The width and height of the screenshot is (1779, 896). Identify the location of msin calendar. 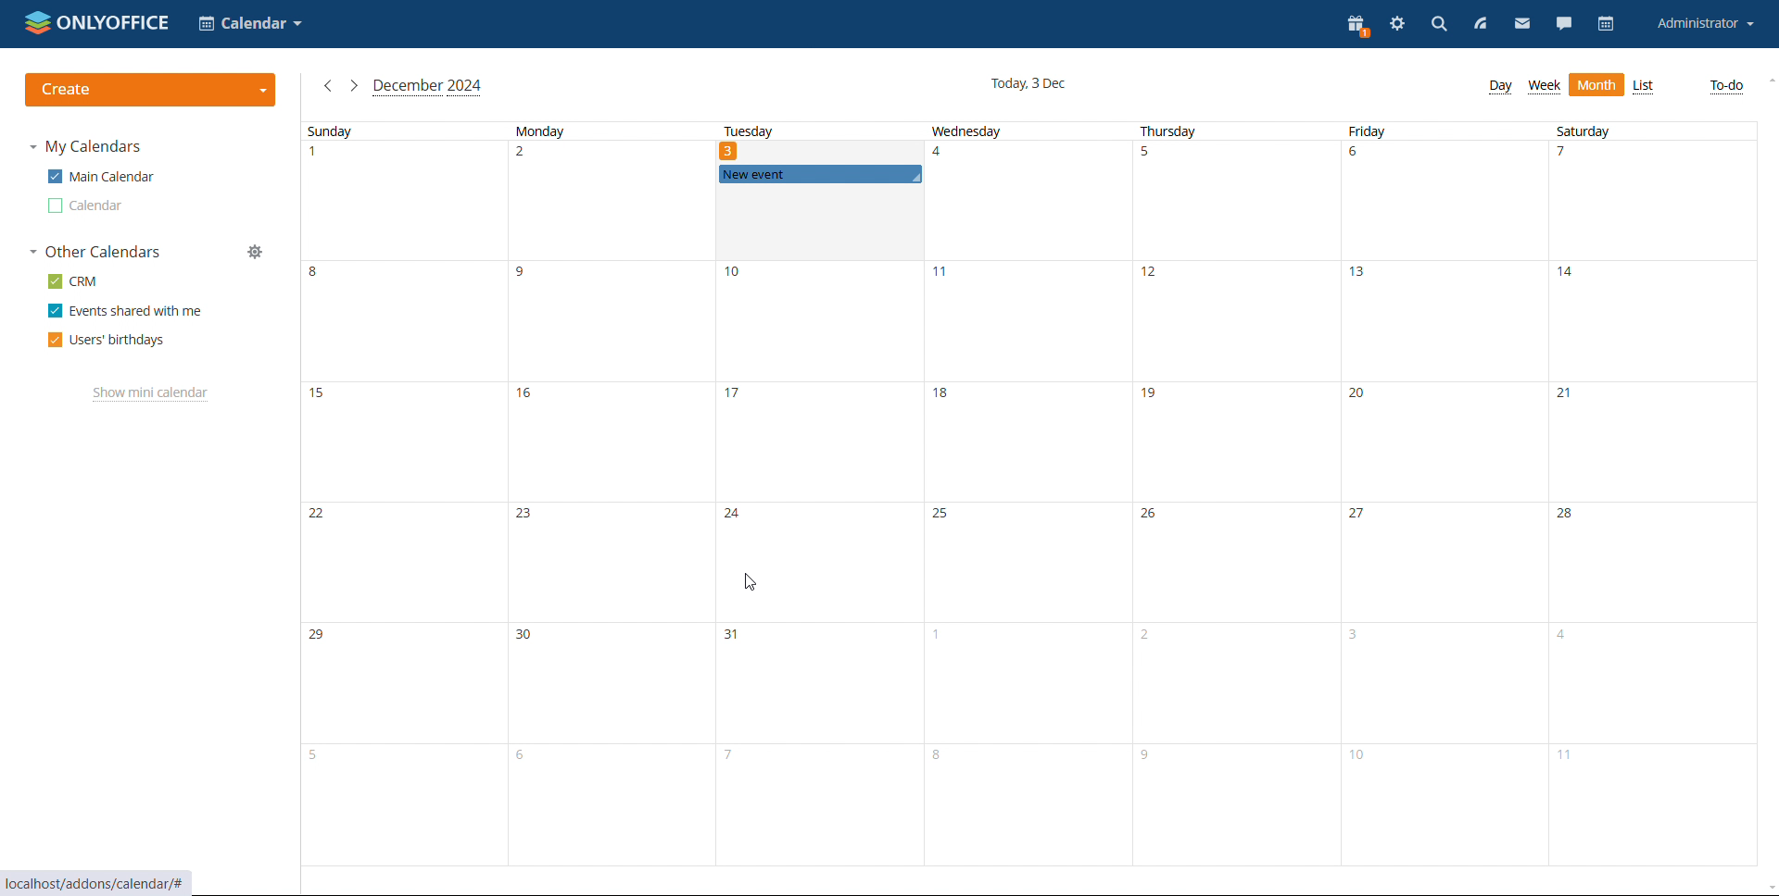
(101, 177).